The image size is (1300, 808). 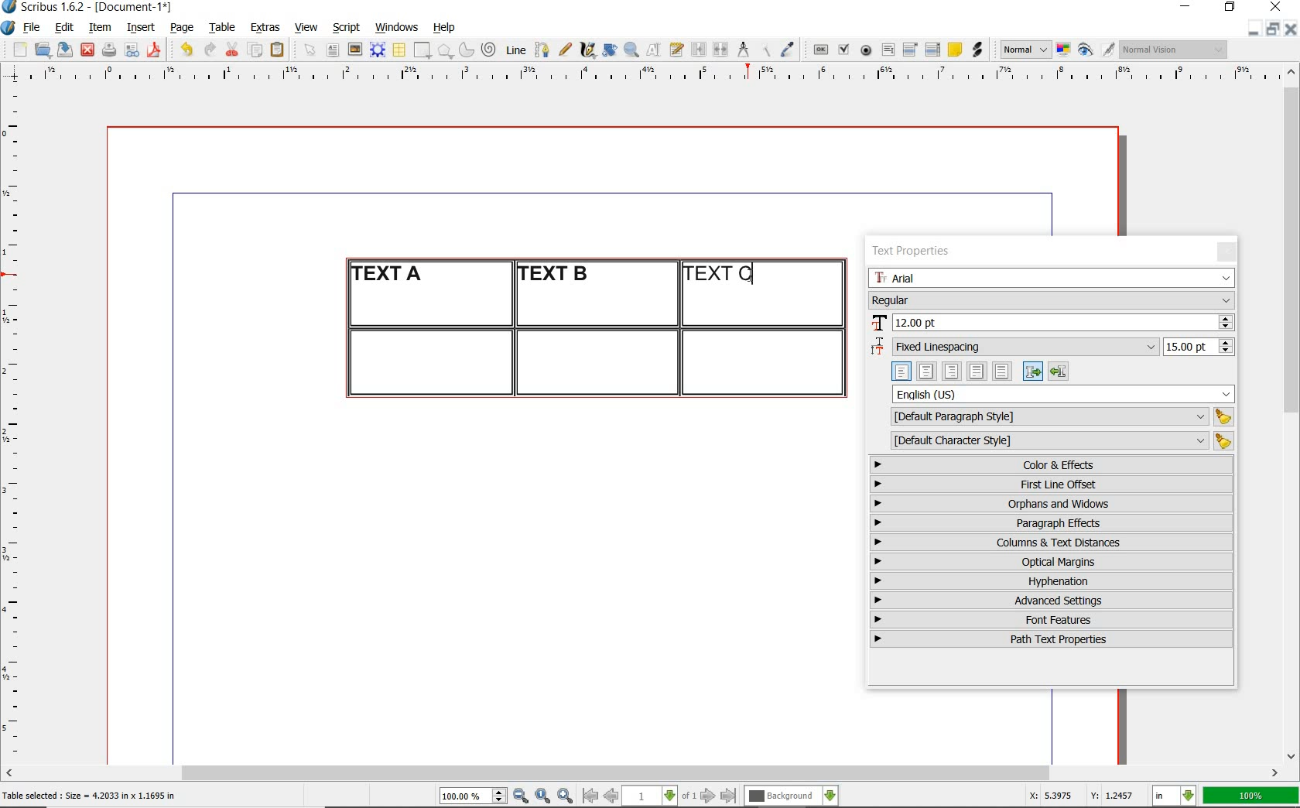 I want to click on edit text with story editor, so click(x=676, y=49).